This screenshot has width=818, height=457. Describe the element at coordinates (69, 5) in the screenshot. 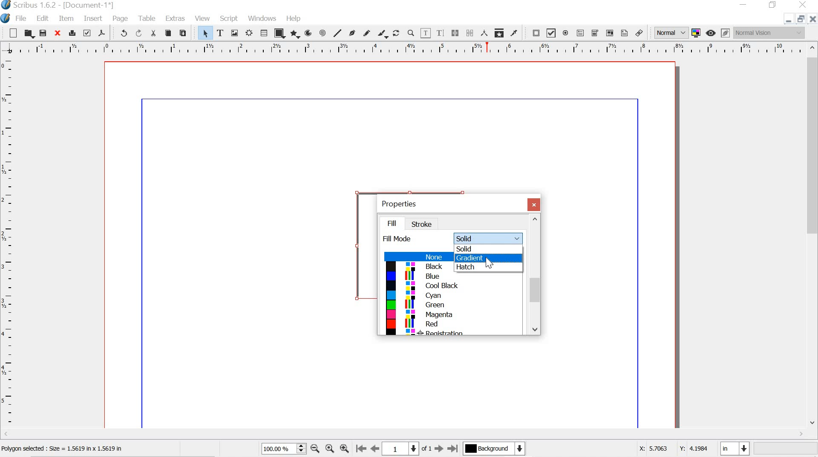

I see `Scribus 1.6.2 - [Document-1*]` at that location.